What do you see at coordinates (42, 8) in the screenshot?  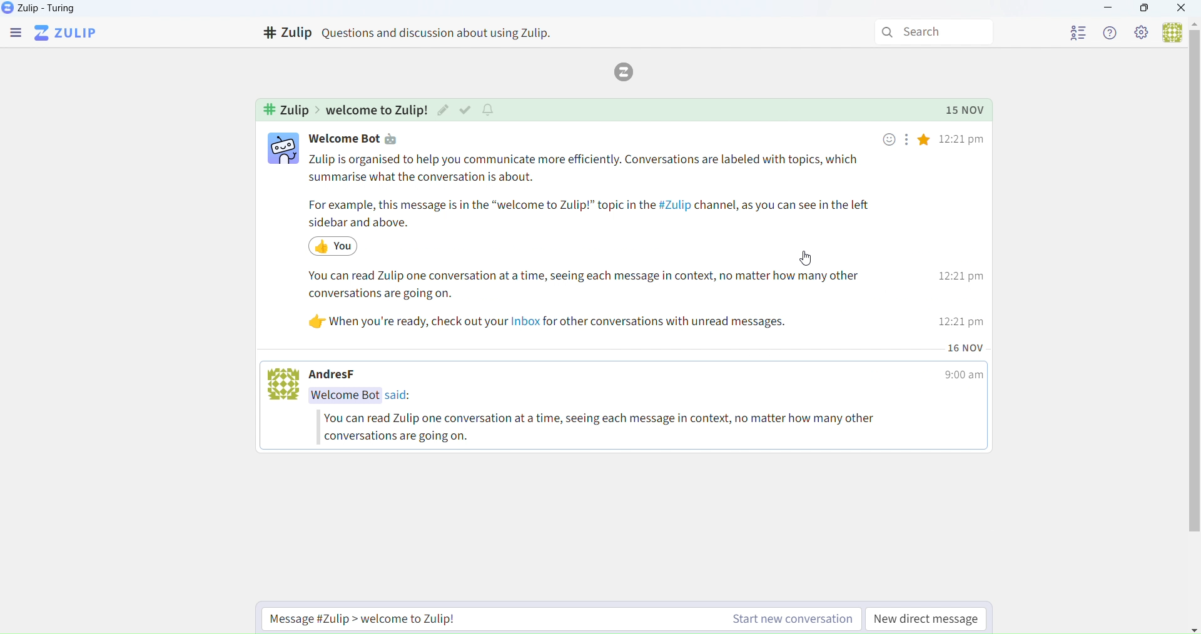 I see `Zulip` at bounding box center [42, 8].